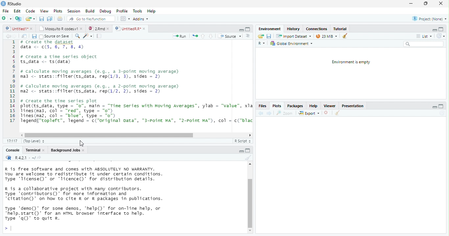  Describe the element at coordinates (5, 11) in the screenshot. I see `File` at that location.